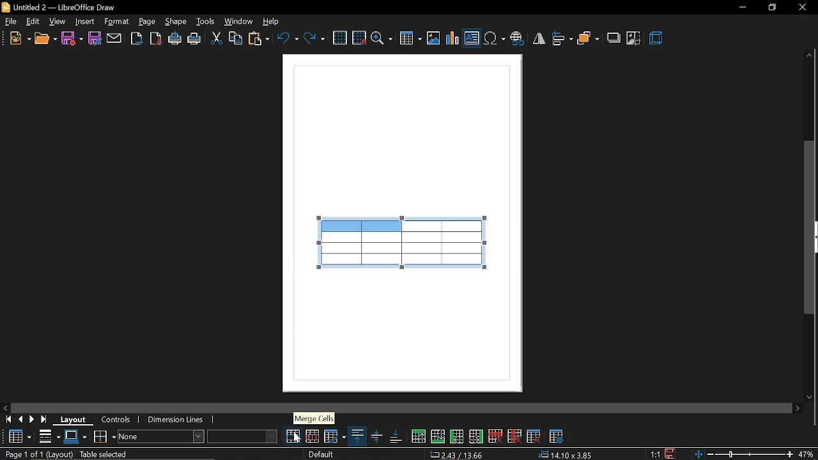  Describe the element at coordinates (459, 455) in the screenshot. I see `2.43/13.66` at that location.